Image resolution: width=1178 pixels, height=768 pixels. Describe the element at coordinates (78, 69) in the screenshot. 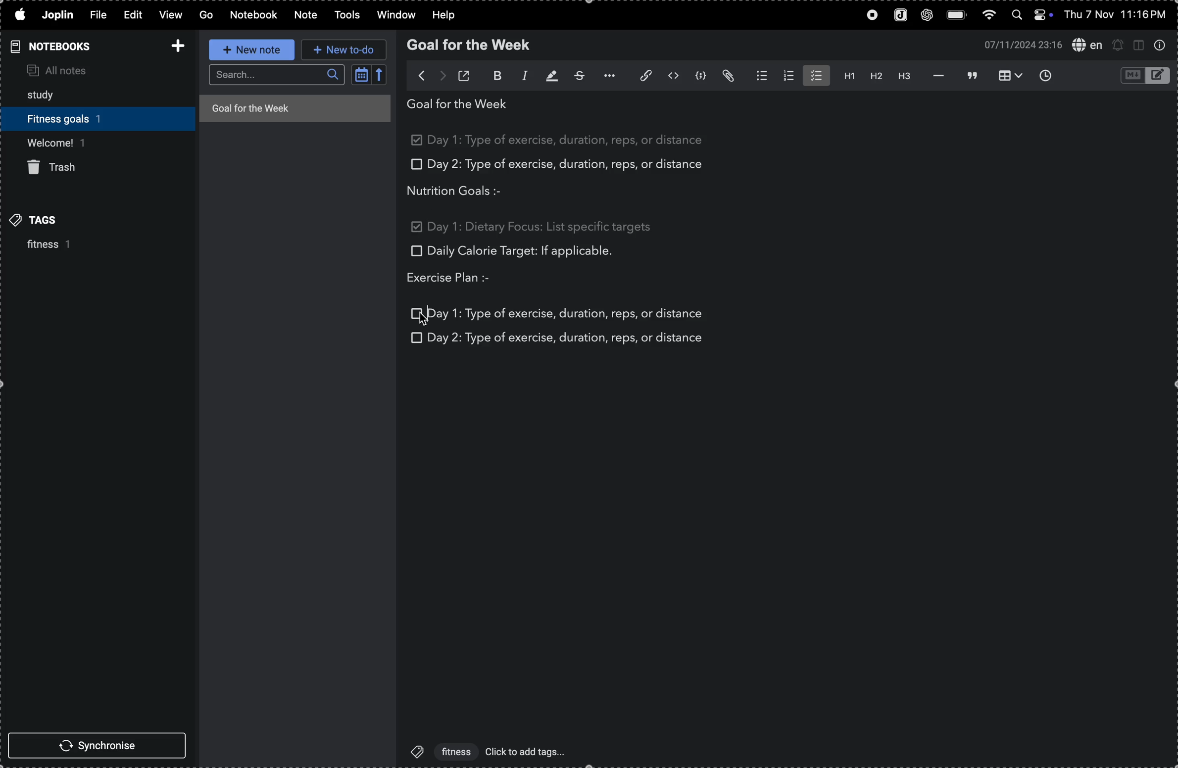

I see `all notes` at that location.